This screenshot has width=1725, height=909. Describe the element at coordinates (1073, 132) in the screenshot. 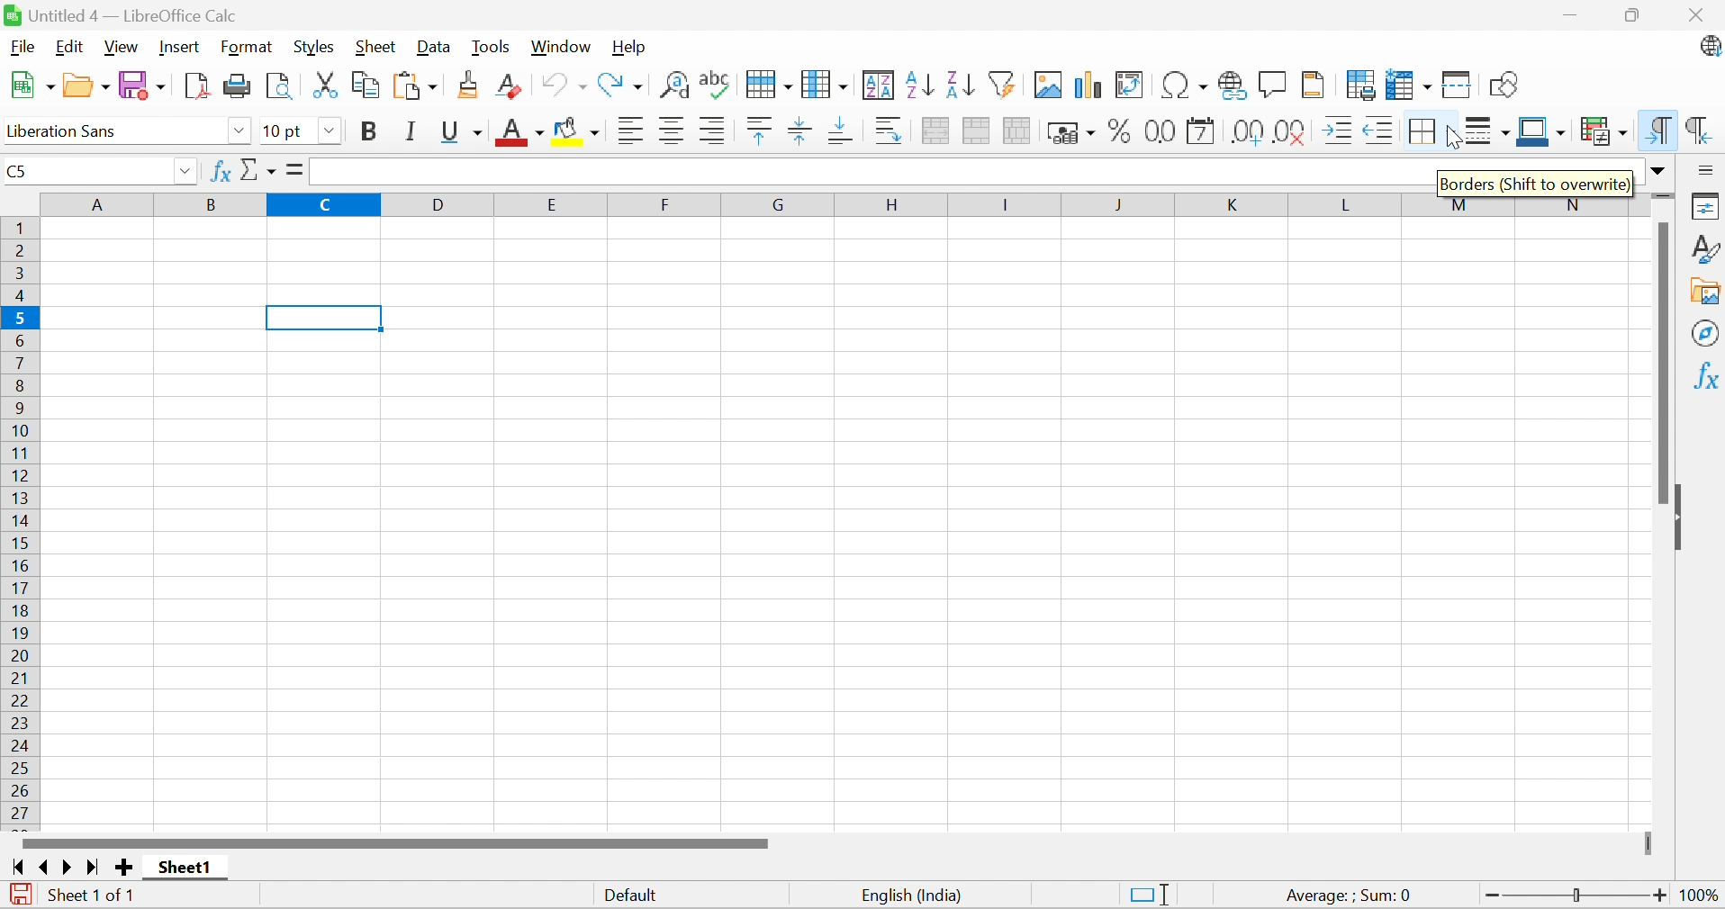

I see `Format as currency` at that location.